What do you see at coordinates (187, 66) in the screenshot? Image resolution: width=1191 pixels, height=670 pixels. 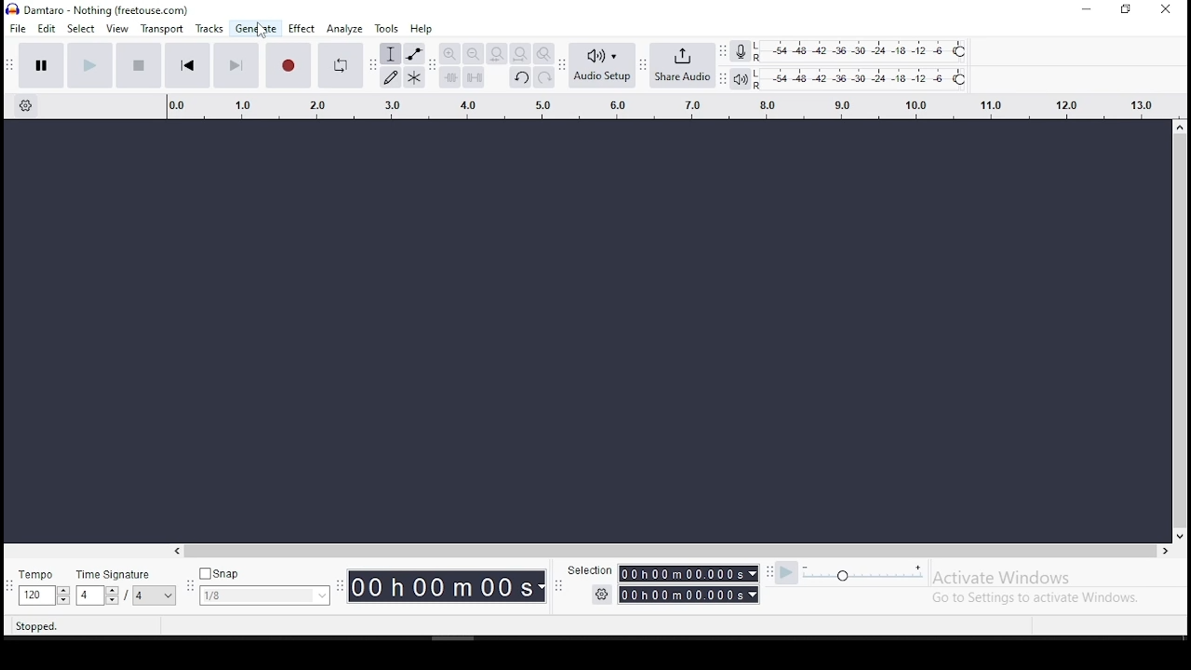 I see `skip to start` at bounding box center [187, 66].